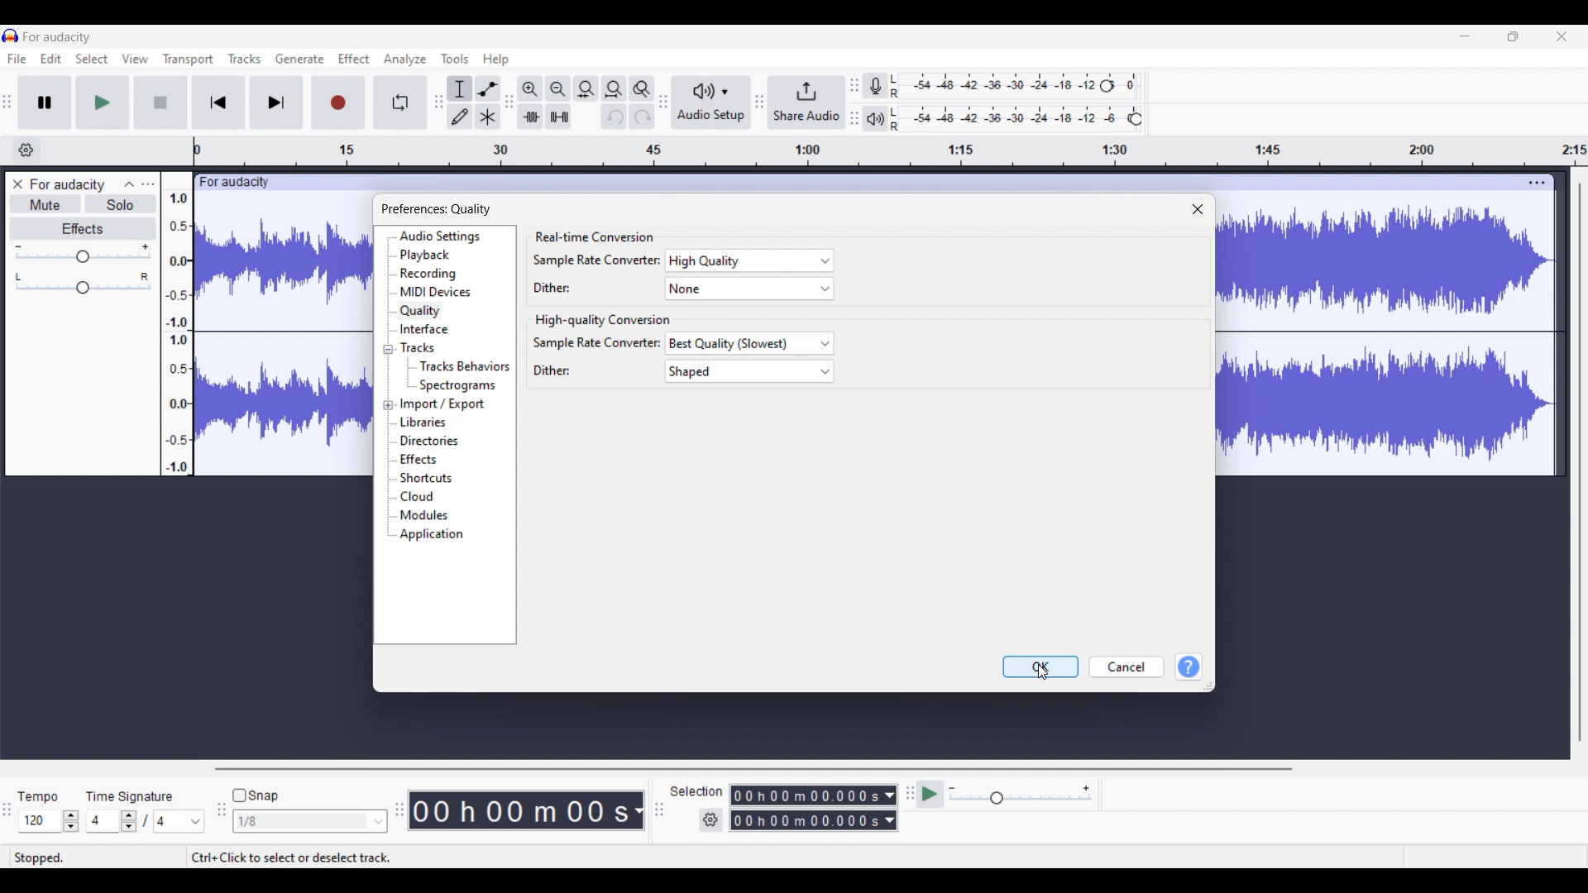 This screenshot has width=1588, height=893. What do you see at coordinates (284, 332) in the screenshot?
I see `current track` at bounding box center [284, 332].